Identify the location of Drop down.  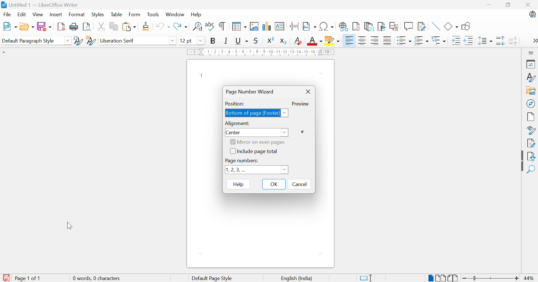
(173, 41).